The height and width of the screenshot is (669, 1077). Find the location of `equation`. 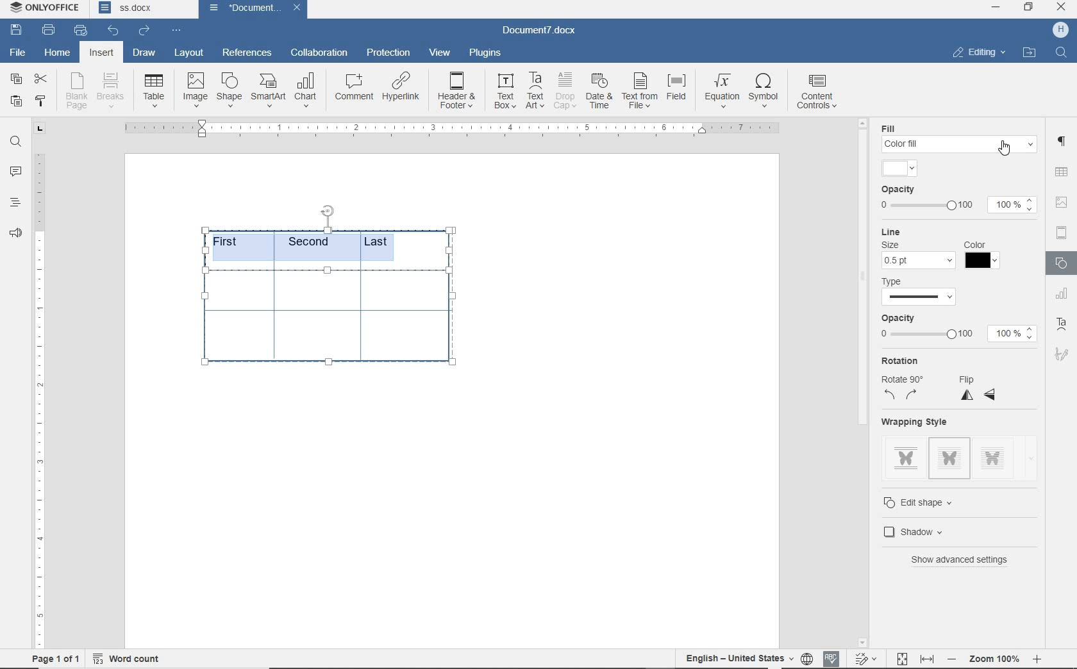

equation is located at coordinates (722, 92).